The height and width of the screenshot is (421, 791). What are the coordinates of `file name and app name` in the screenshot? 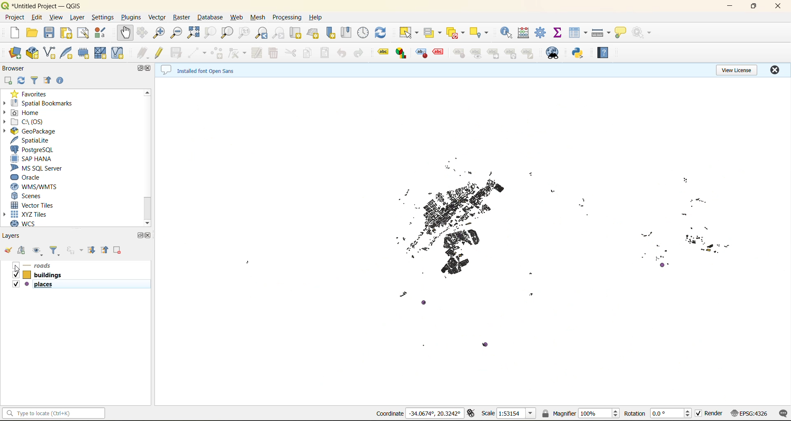 It's located at (41, 6).